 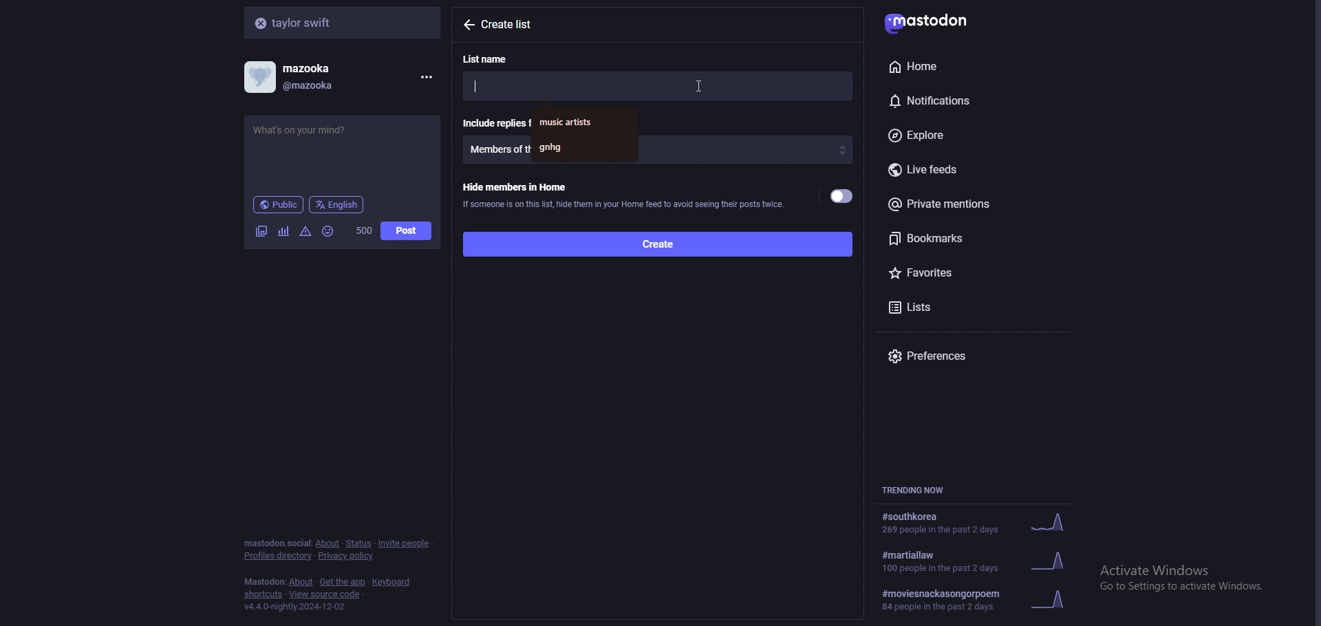 I want to click on trending, so click(x=975, y=524).